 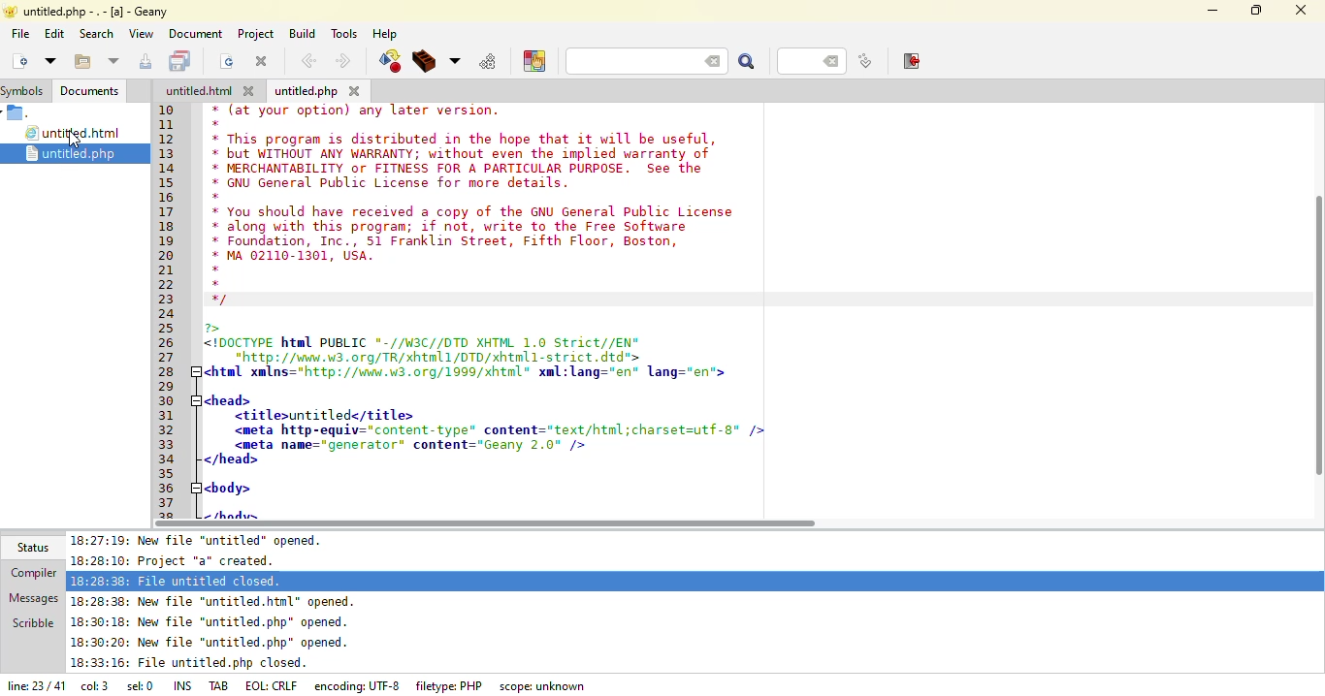 I want to click on minimize, so click(x=1213, y=11).